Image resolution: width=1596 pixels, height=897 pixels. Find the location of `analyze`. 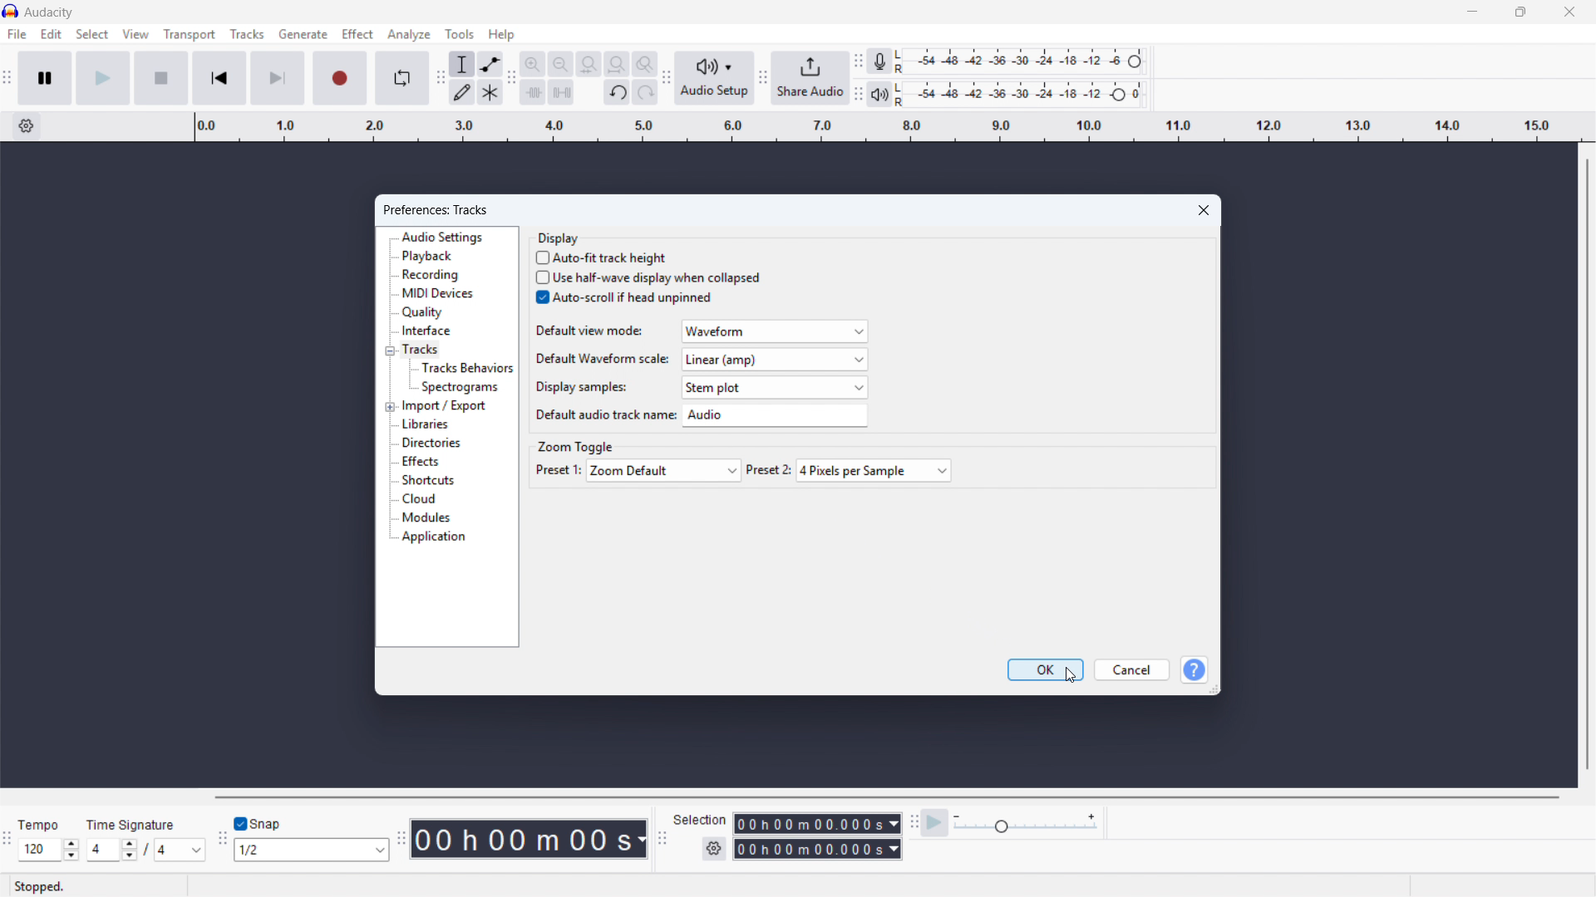

analyze is located at coordinates (410, 34).